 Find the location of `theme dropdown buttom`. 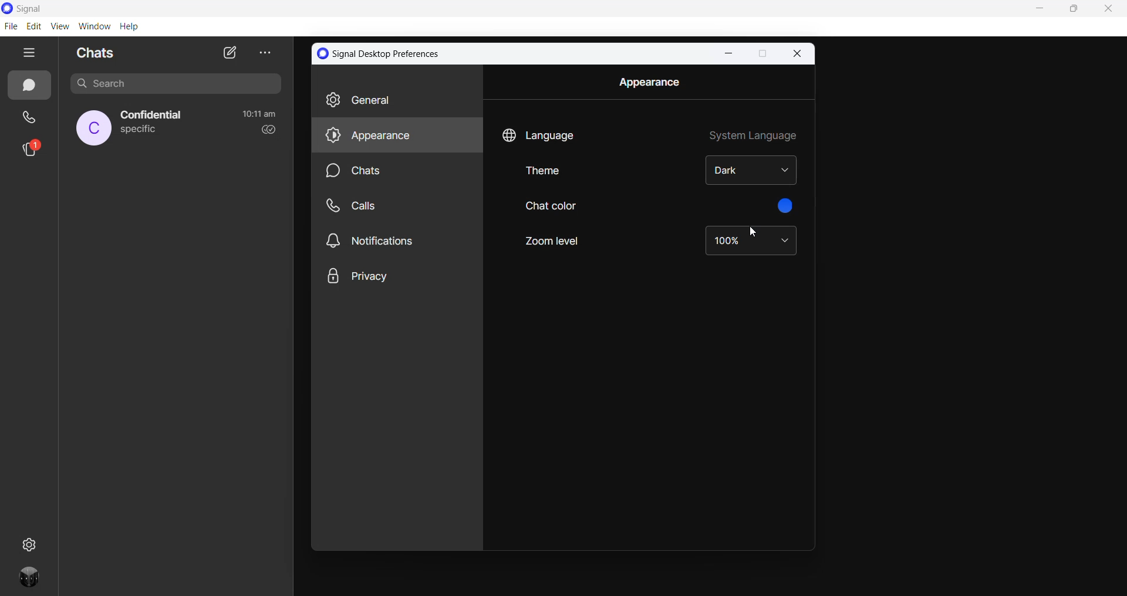

theme dropdown buttom is located at coordinates (753, 171).